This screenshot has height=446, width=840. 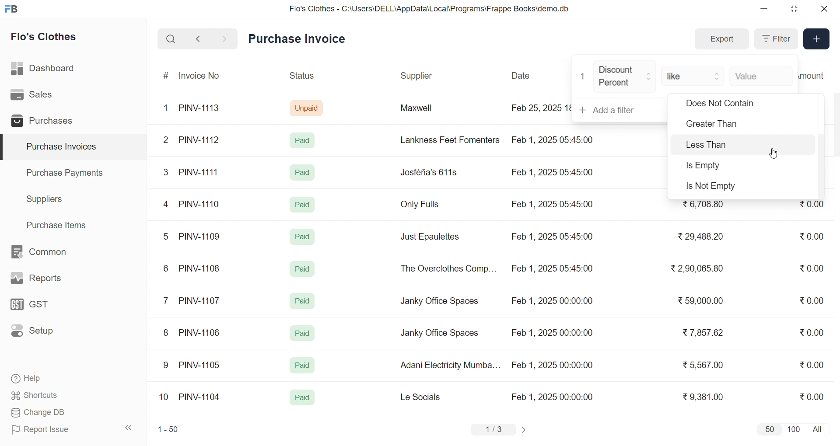 I want to click on Just Epaulettes, so click(x=433, y=237).